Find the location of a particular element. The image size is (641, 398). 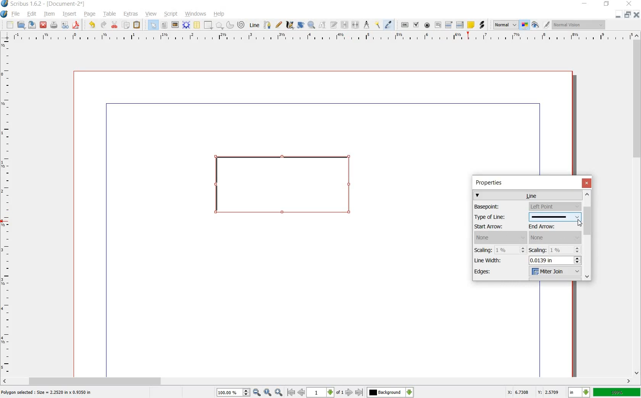

HELP is located at coordinates (219, 14).